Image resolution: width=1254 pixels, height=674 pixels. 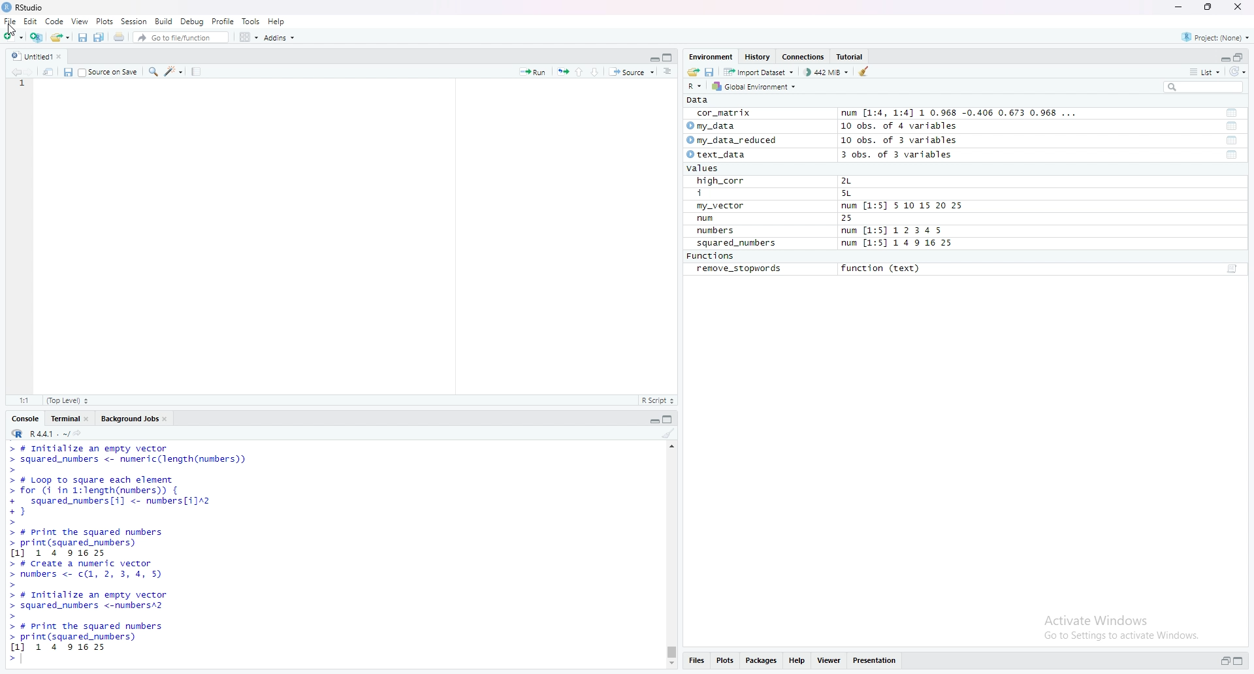 I want to click on Tools, so click(x=250, y=21).